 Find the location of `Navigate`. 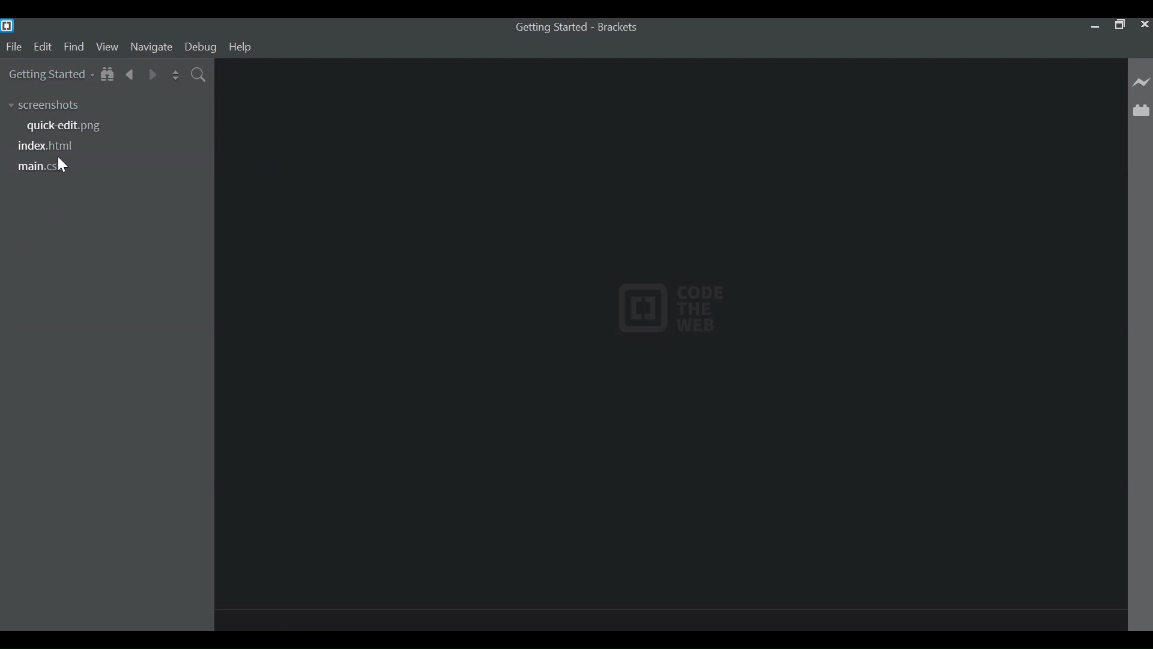

Navigate is located at coordinates (150, 47).